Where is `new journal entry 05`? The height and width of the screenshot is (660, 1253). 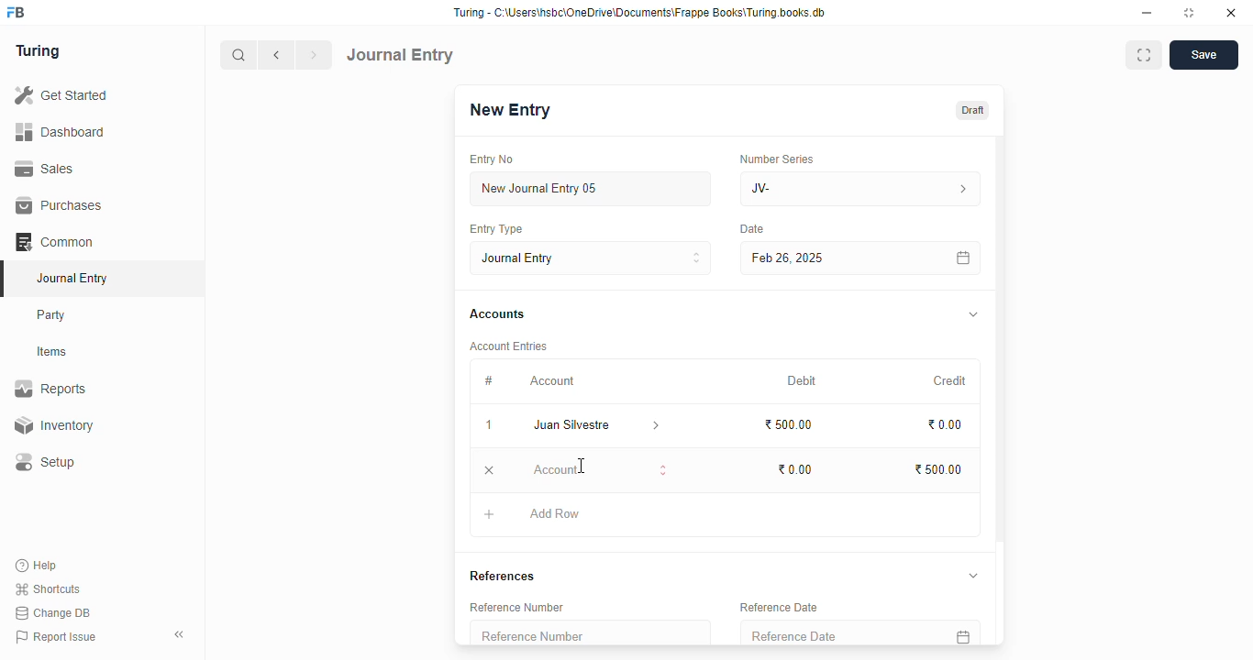 new journal entry 05 is located at coordinates (592, 190).